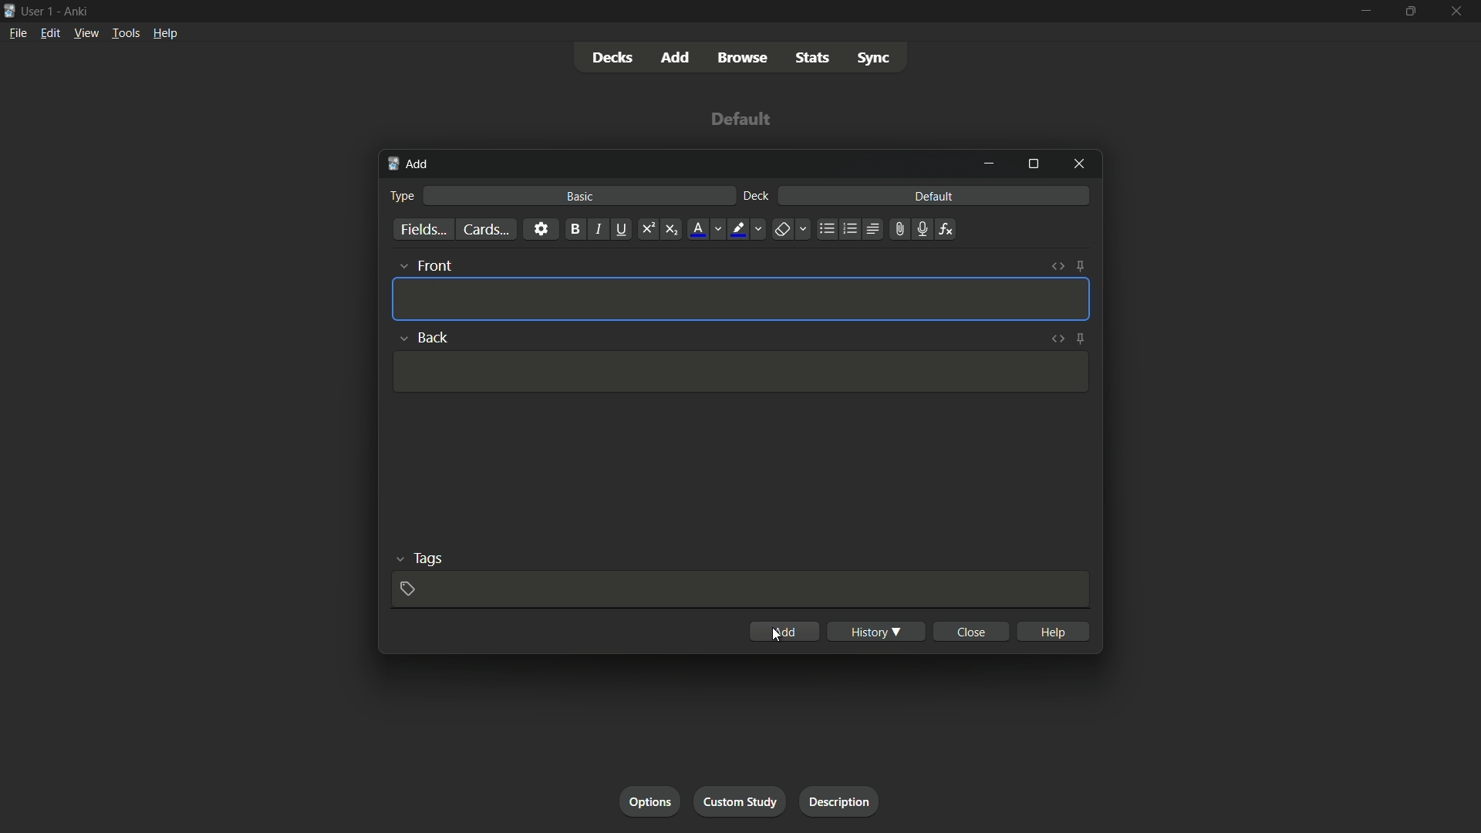 This screenshot has height=833, width=1481. Describe the element at coordinates (1455, 11) in the screenshot. I see `close` at that location.